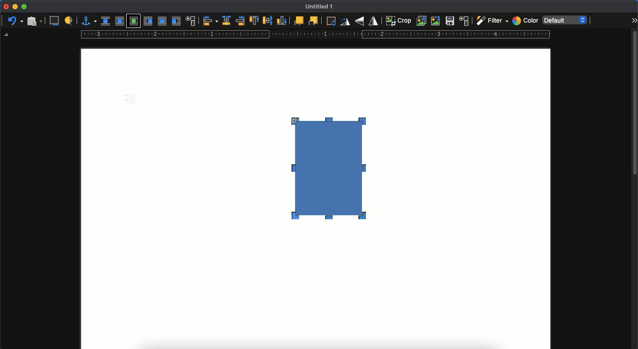 The image size is (638, 349). What do you see at coordinates (464, 21) in the screenshot?
I see `image properties` at bounding box center [464, 21].